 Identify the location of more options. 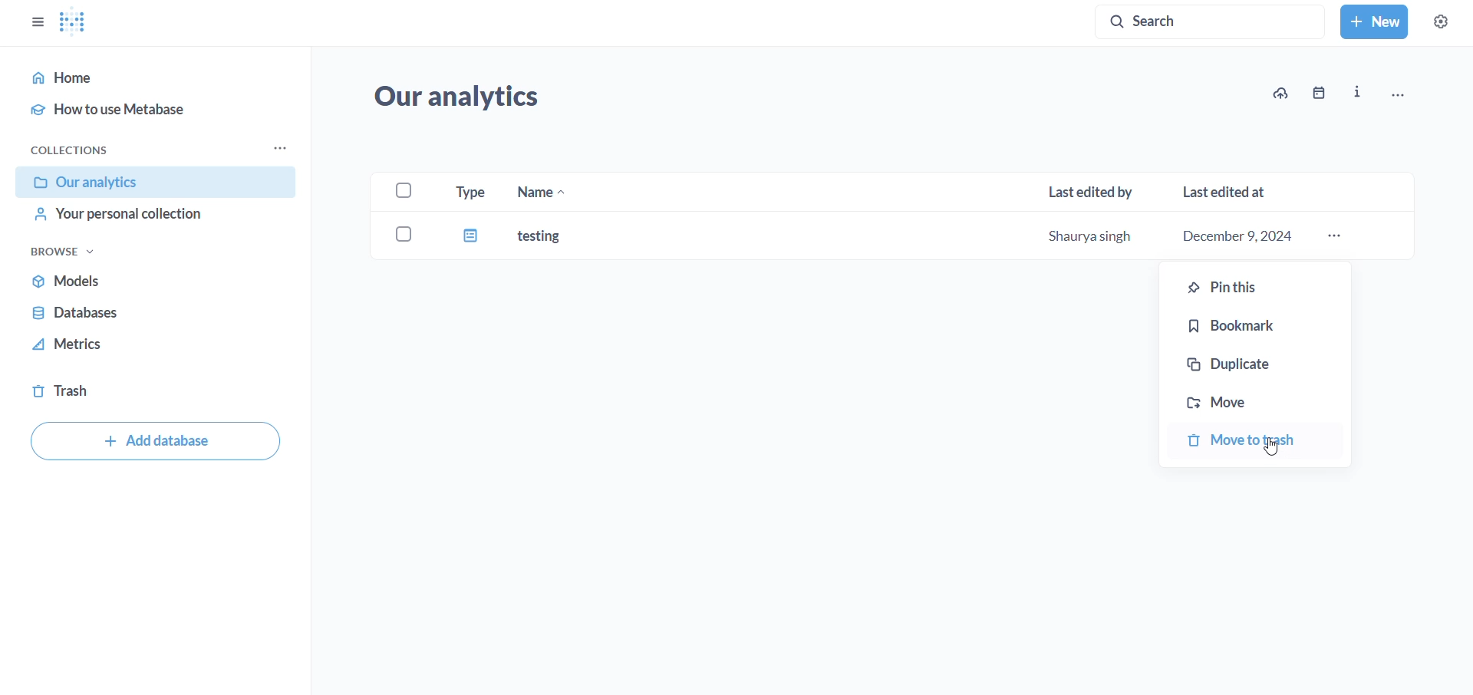
(1408, 91).